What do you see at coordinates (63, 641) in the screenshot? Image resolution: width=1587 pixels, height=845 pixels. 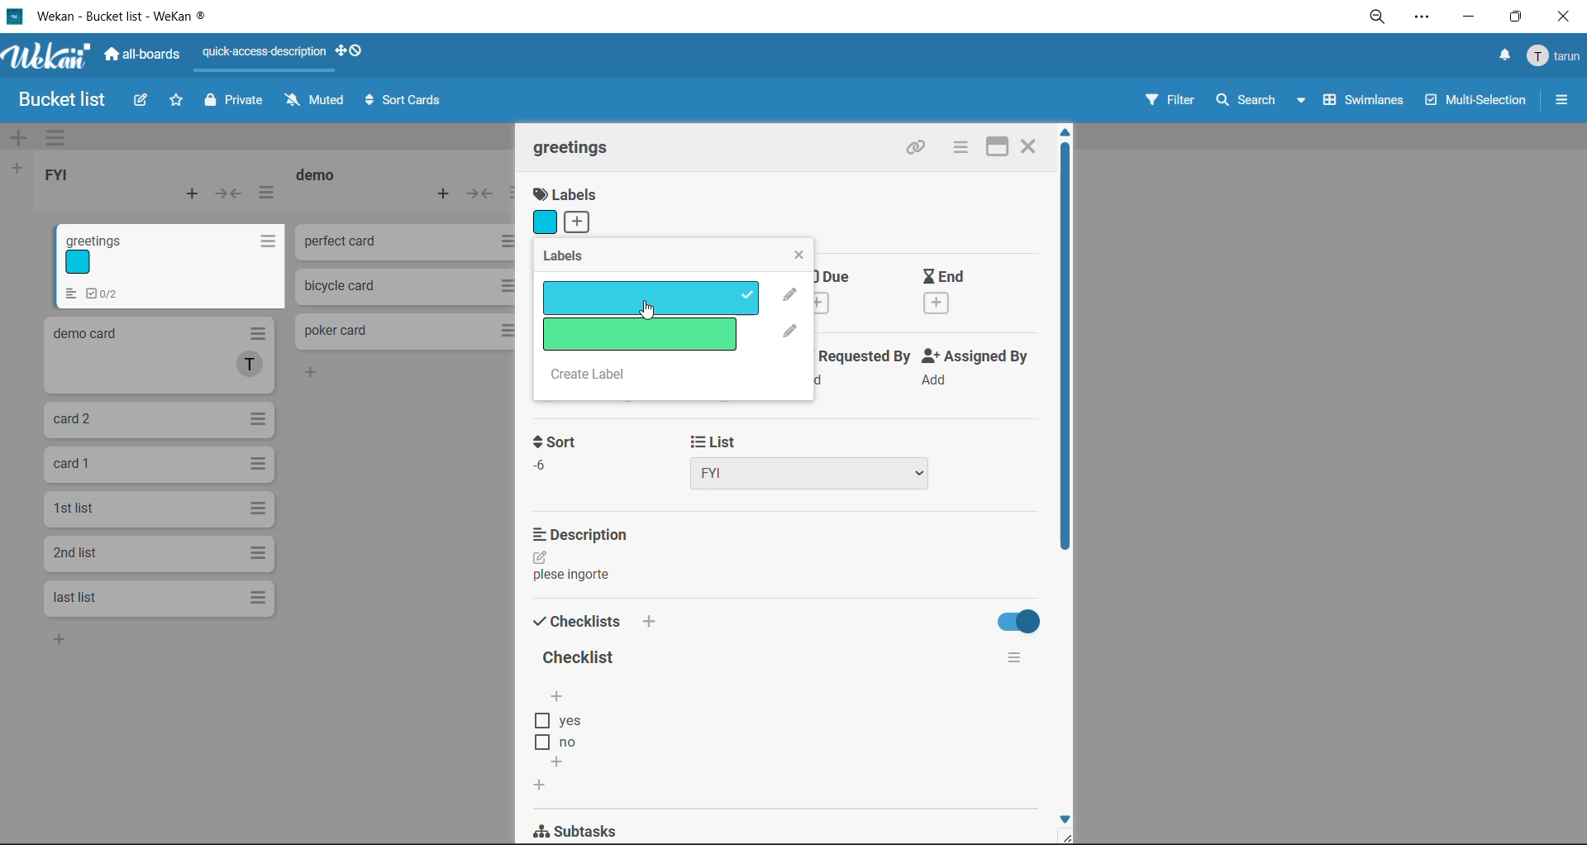 I see `add` at bounding box center [63, 641].